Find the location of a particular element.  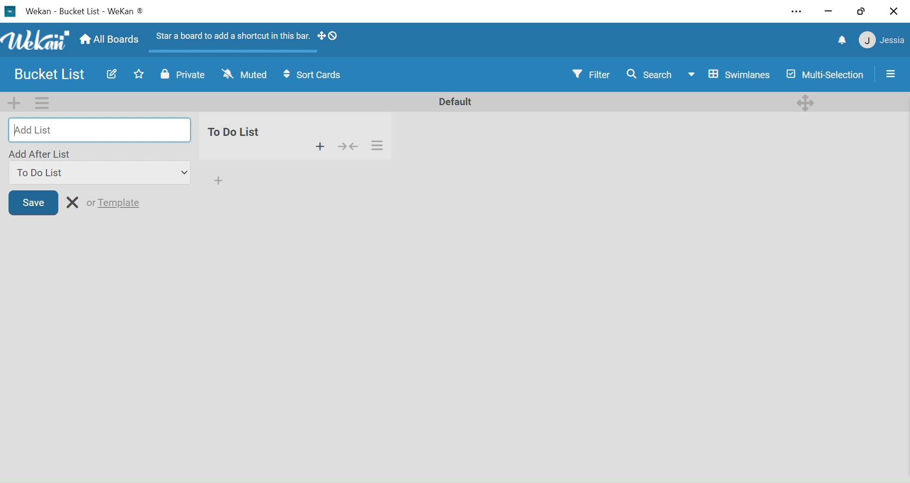

Star a board to add a shortcut in this bar is located at coordinates (230, 38).